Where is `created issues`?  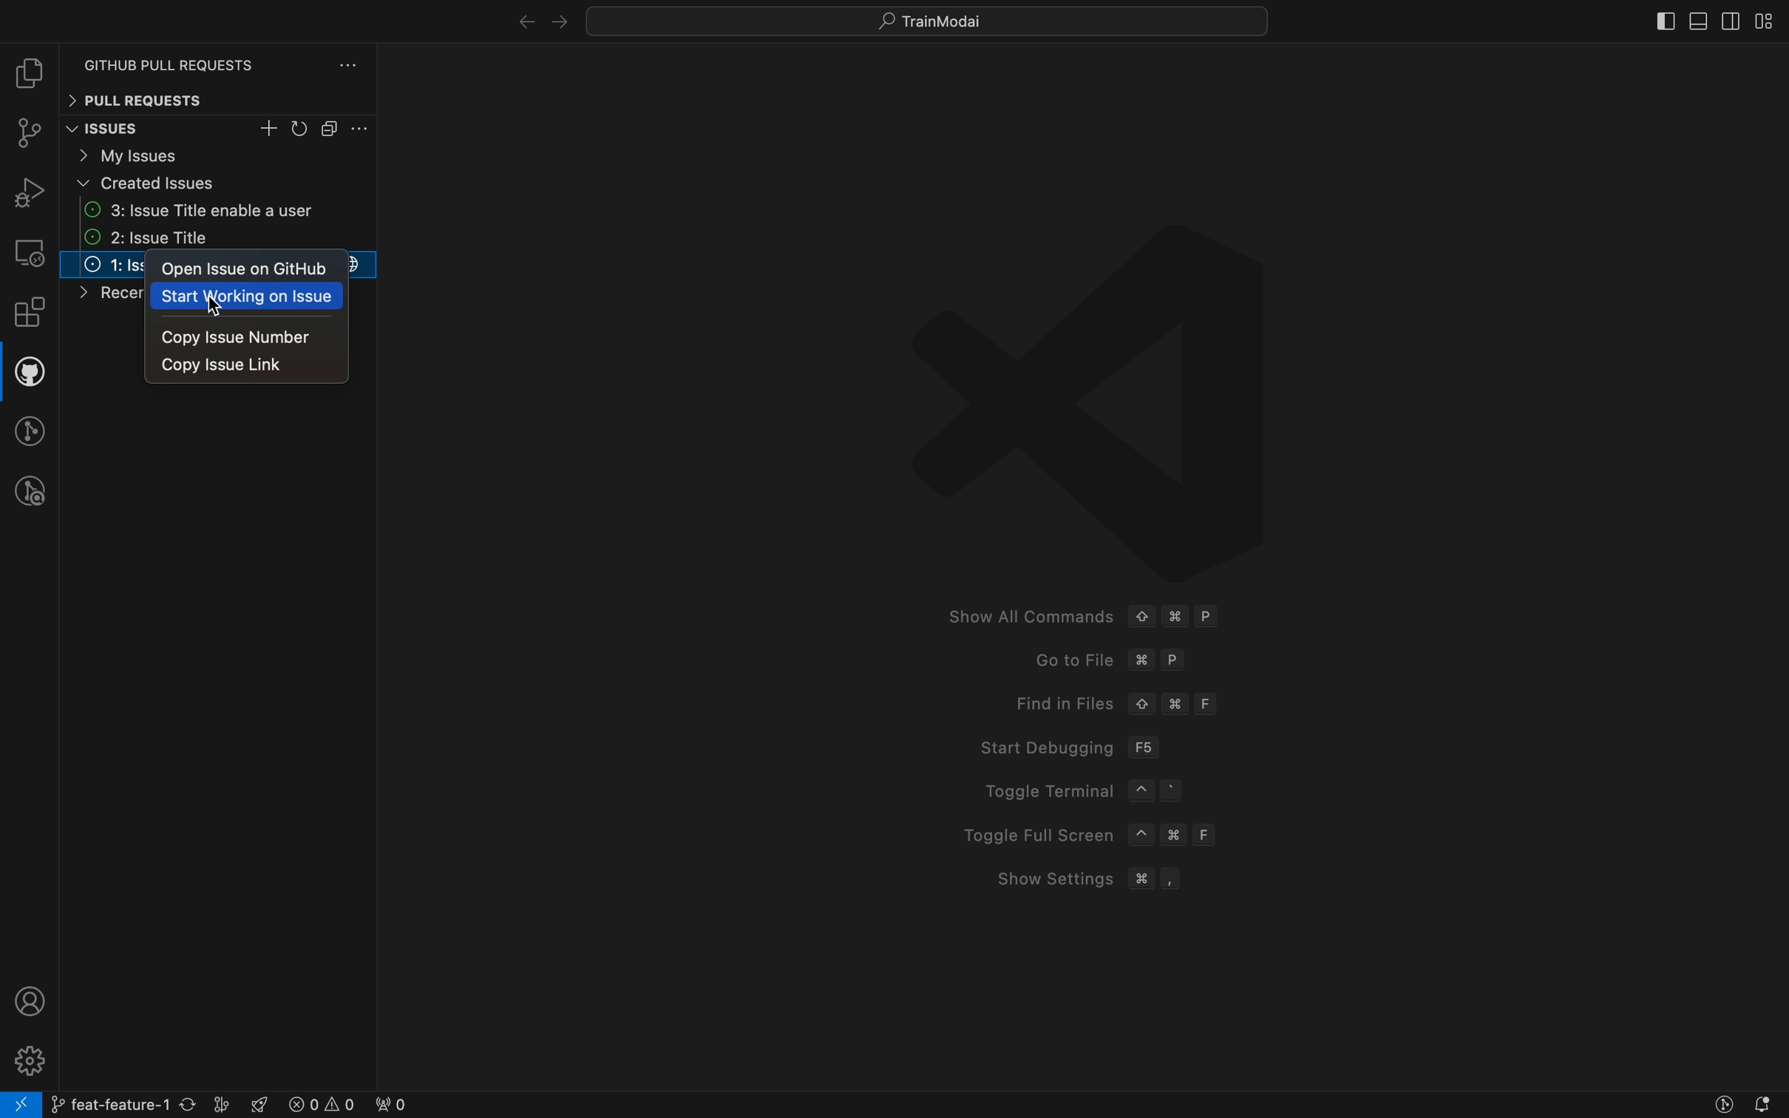
created issues is located at coordinates (220, 183).